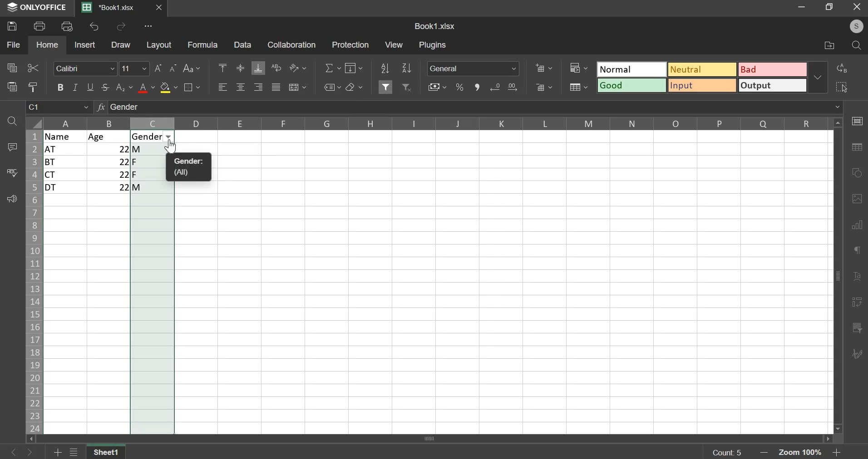  Describe the element at coordinates (66, 188) in the screenshot. I see `dt` at that location.